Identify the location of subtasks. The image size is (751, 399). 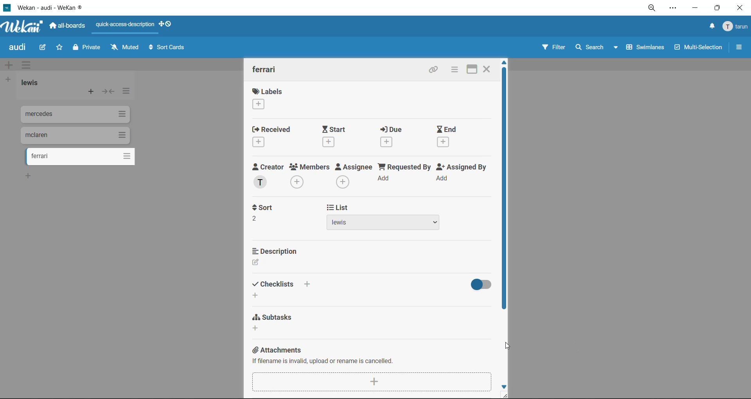
(273, 322).